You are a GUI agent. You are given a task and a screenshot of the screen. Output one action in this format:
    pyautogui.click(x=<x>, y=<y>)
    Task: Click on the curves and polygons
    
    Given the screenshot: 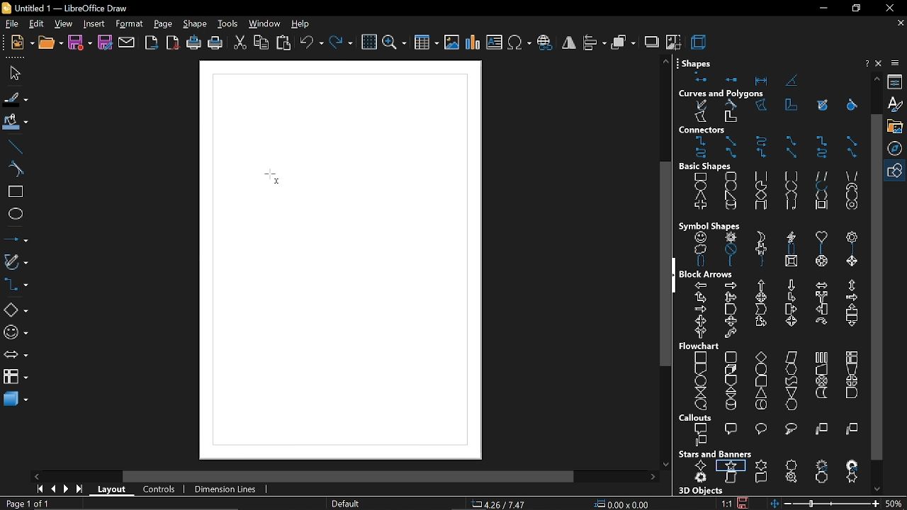 What is the action you would take?
    pyautogui.click(x=16, y=263)
    